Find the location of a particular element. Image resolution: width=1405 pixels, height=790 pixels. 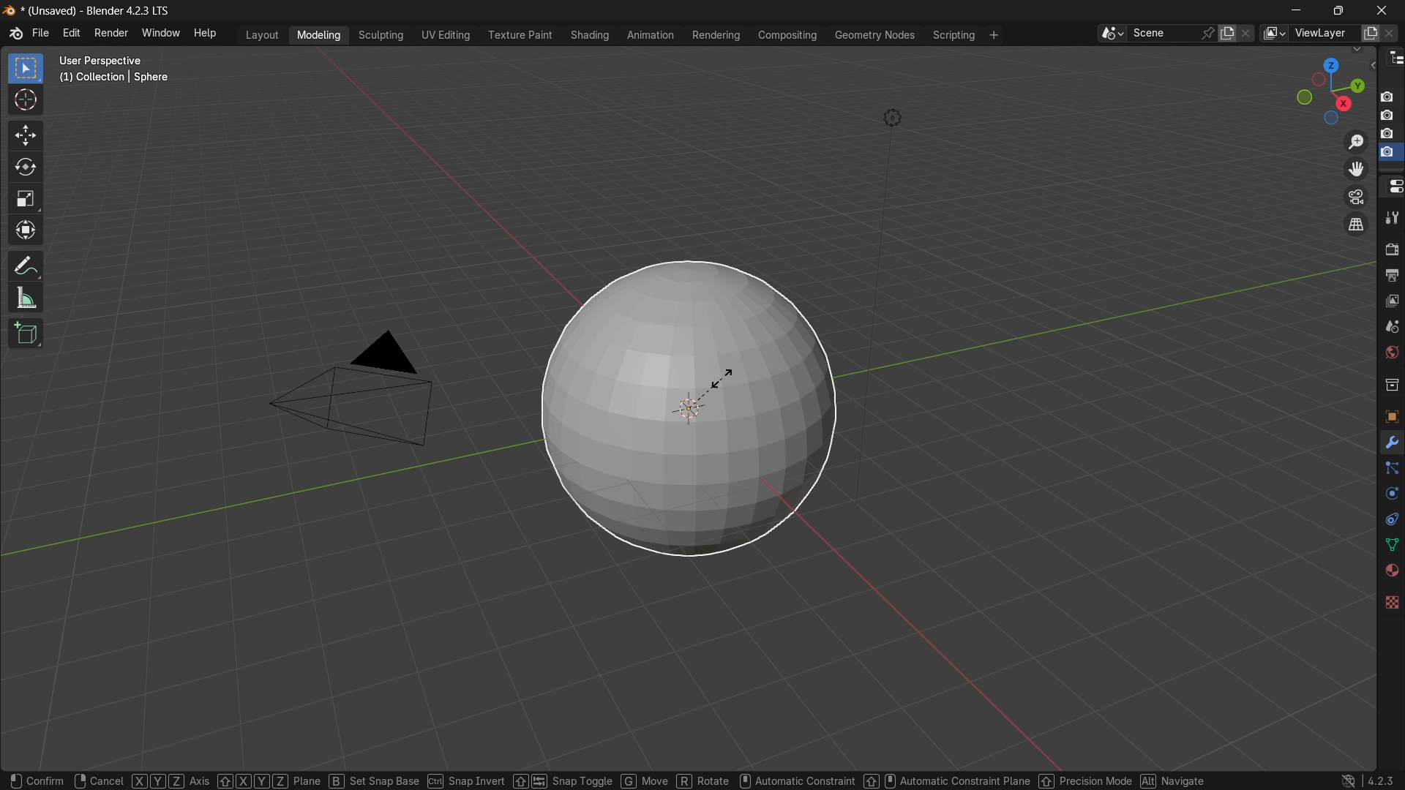

Move is located at coordinates (653, 778).